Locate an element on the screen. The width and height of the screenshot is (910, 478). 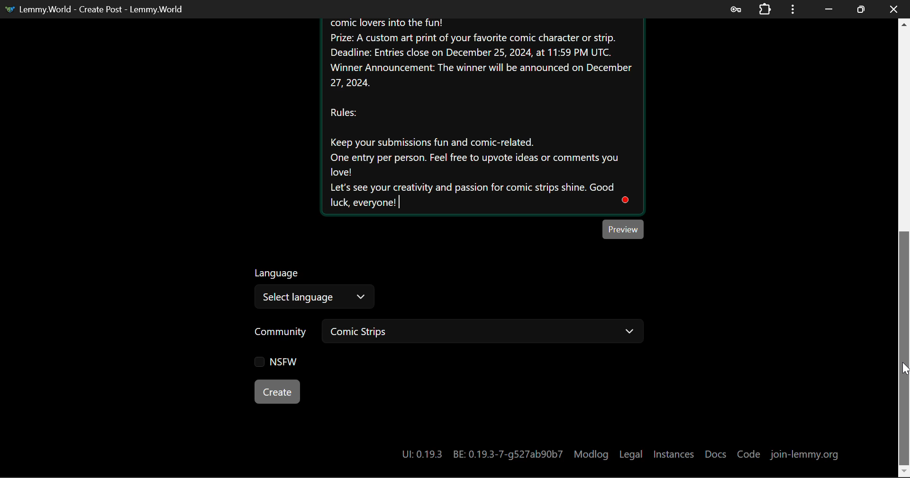
Saved Password Data is located at coordinates (735, 9).